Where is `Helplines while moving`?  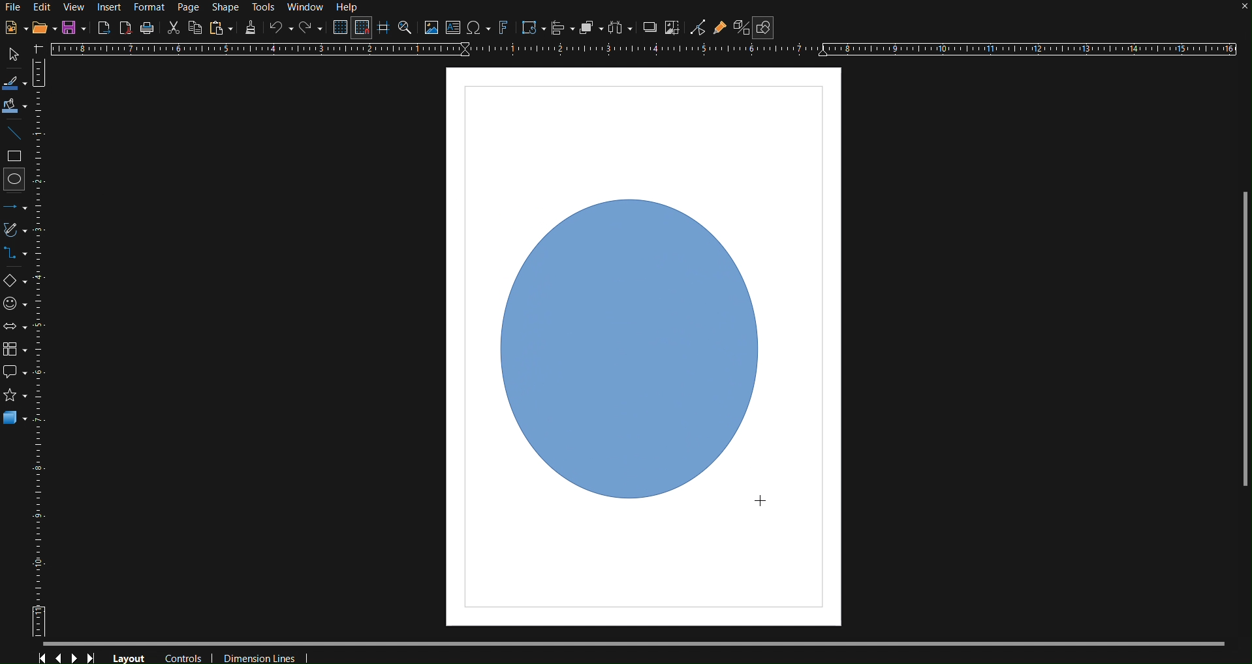 Helplines while moving is located at coordinates (383, 28).